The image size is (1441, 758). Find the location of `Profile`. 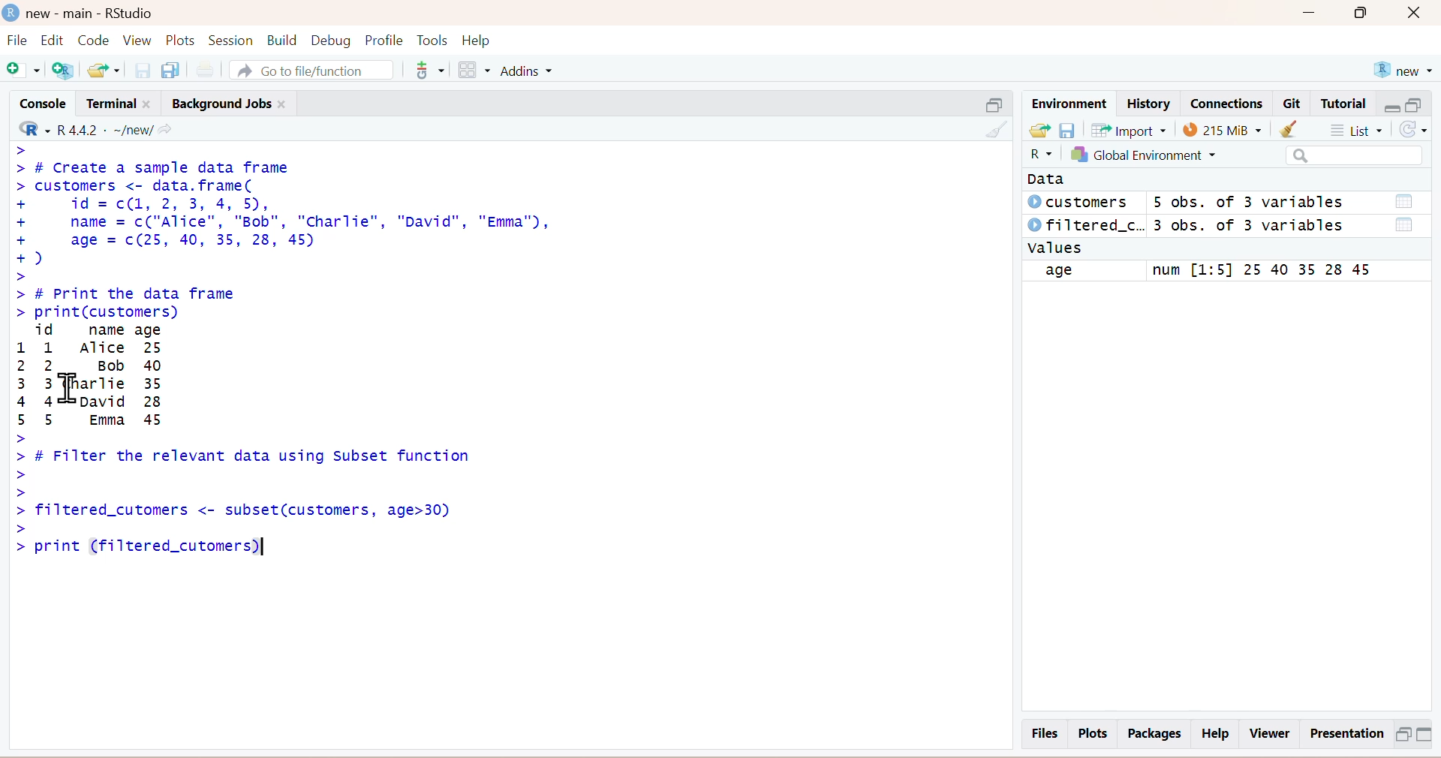

Profile is located at coordinates (382, 40).